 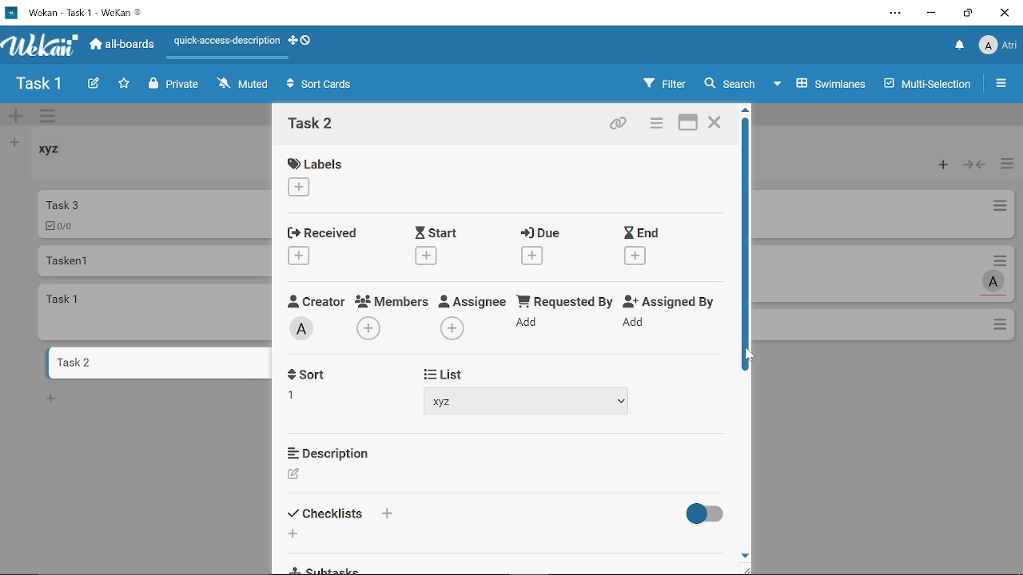 I want to click on Multilanes, so click(x=929, y=85).